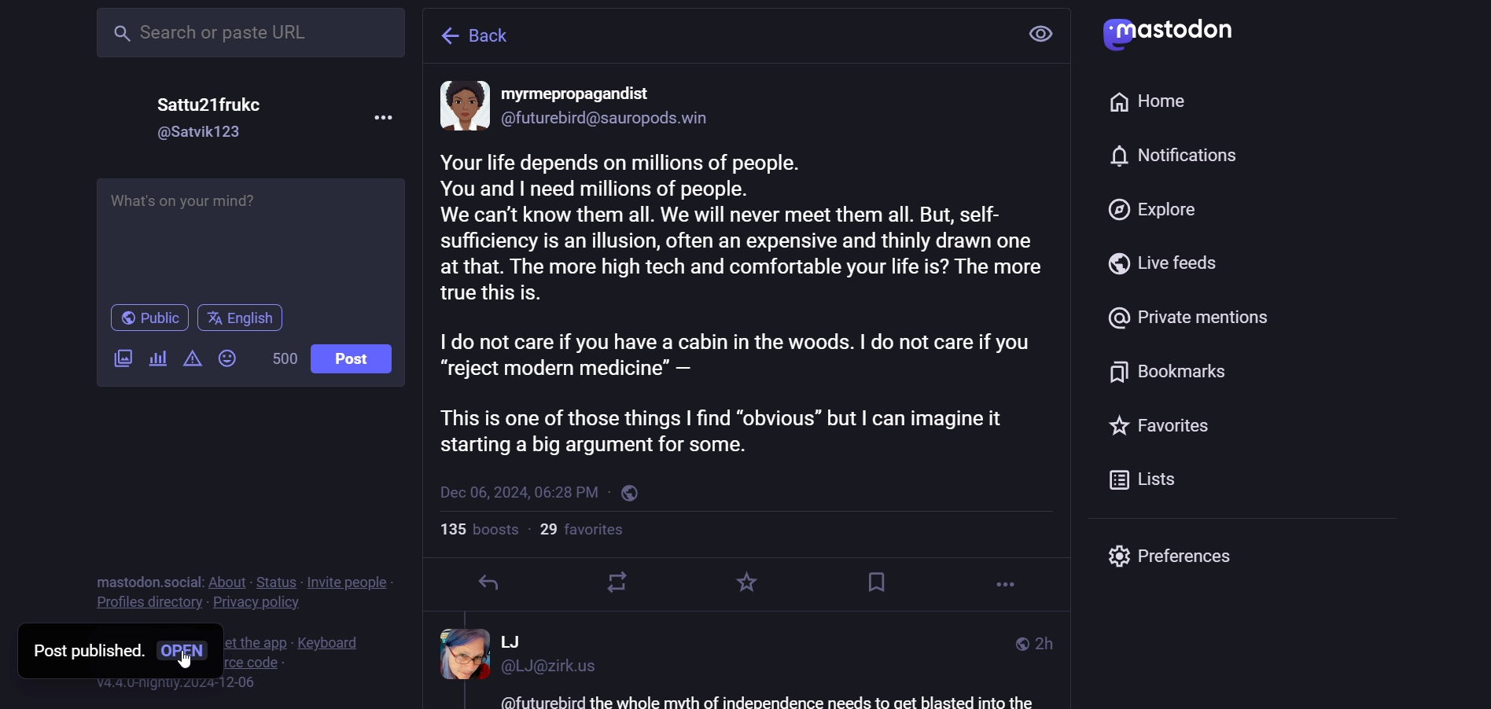 The width and height of the screenshot is (1491, 709). Describe the element at coordinates (1185, 319) in the screenshot. I see `private mention` at that location.